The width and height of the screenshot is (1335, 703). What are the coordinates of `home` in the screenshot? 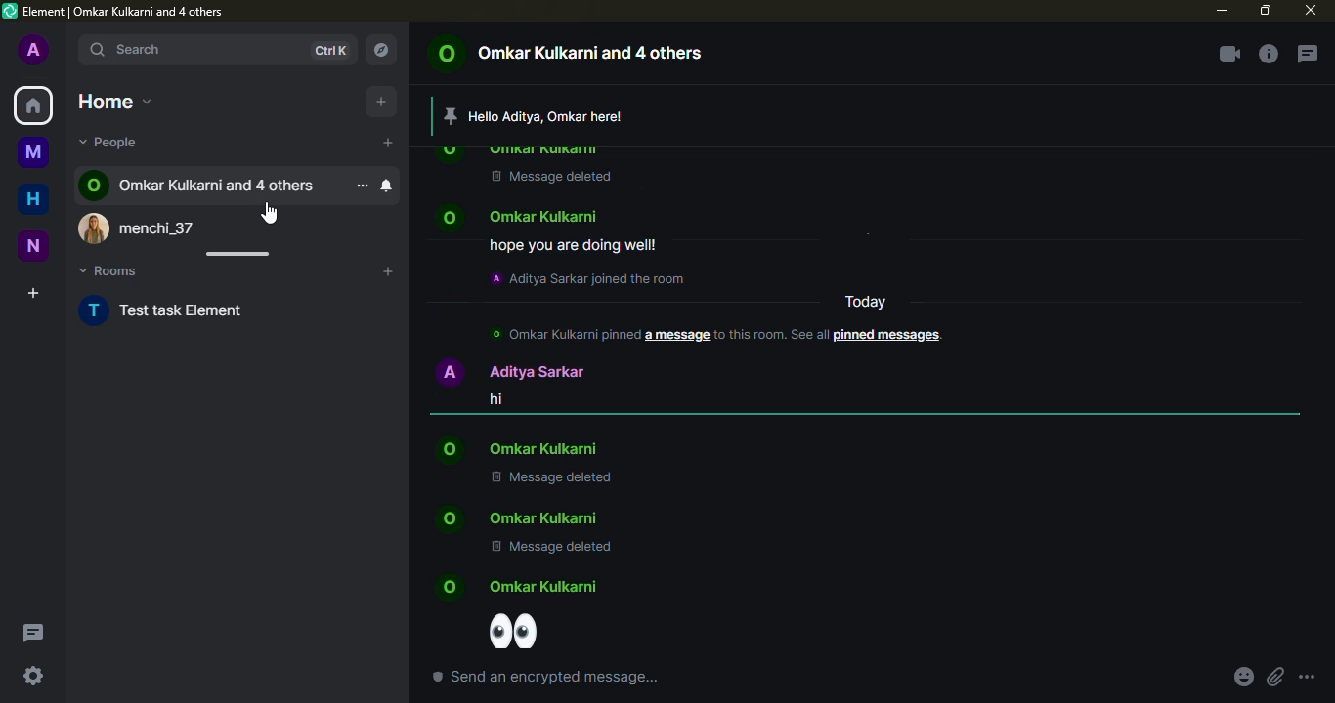 It's located at (32, 199).